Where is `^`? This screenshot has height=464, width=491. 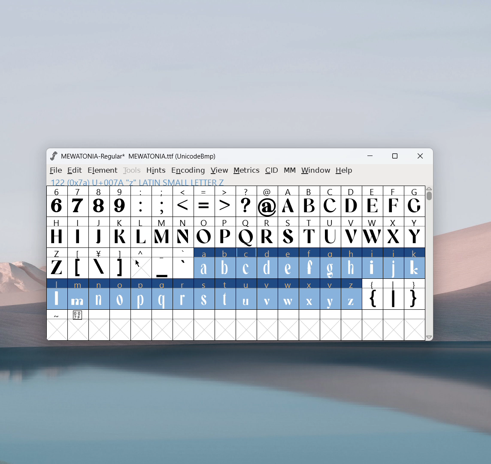 ^ is located at coordinates (141, 263).